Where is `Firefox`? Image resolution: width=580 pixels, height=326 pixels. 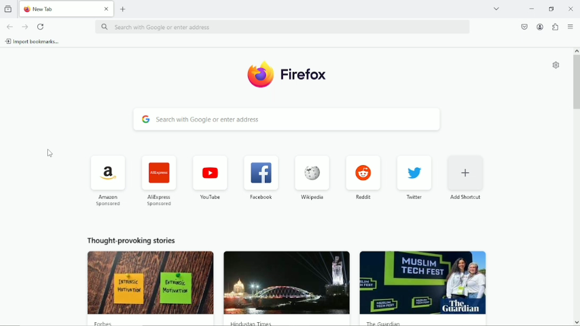 Firefox is located at coordinates (303, 76).